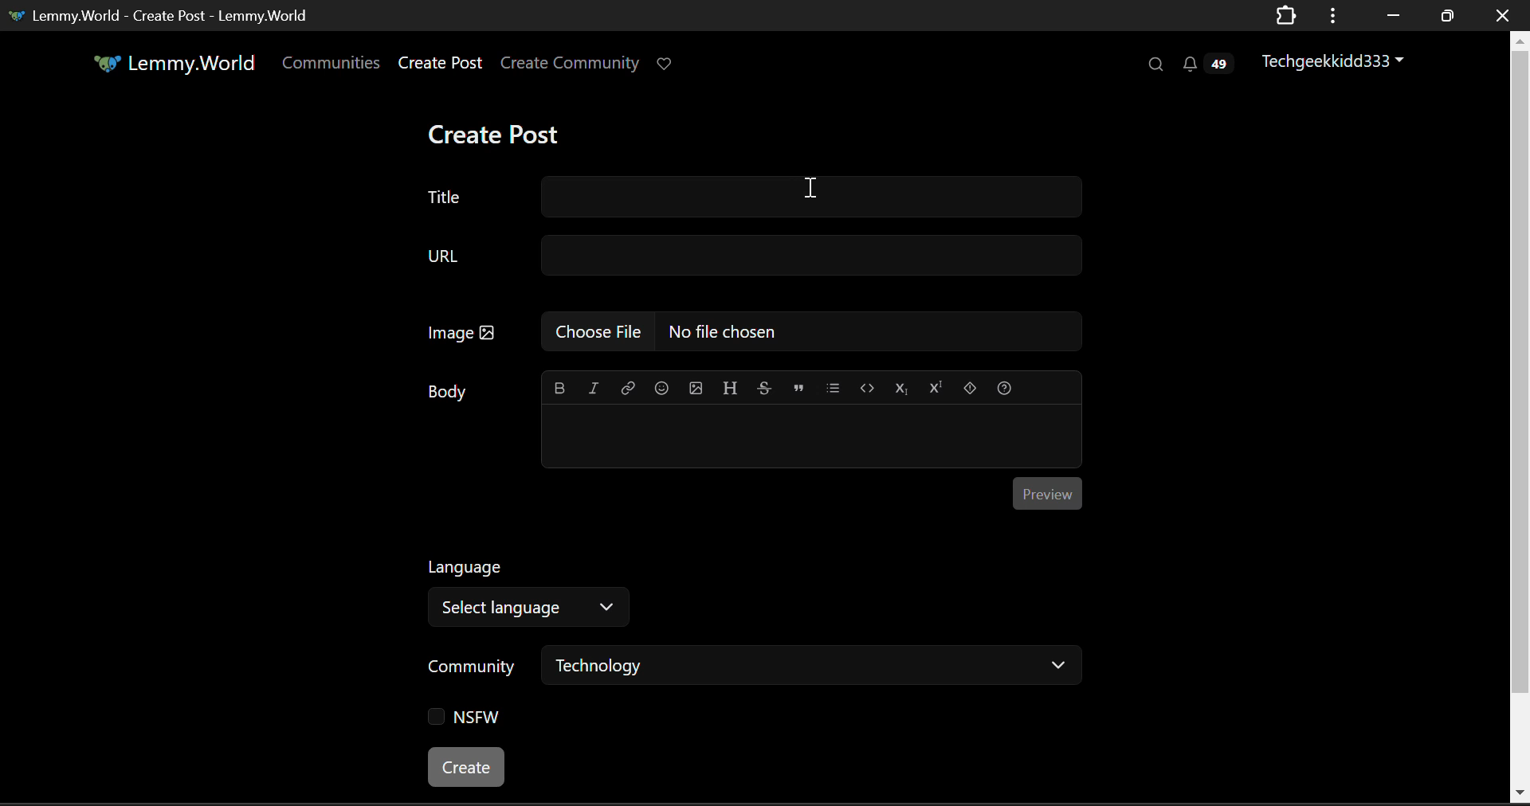 This screenshot has width=1530, height=806. What do you see at coordinates (1390, 14) in the screenshot?
I see `Restore Down` at bounding box center [1390, 14].